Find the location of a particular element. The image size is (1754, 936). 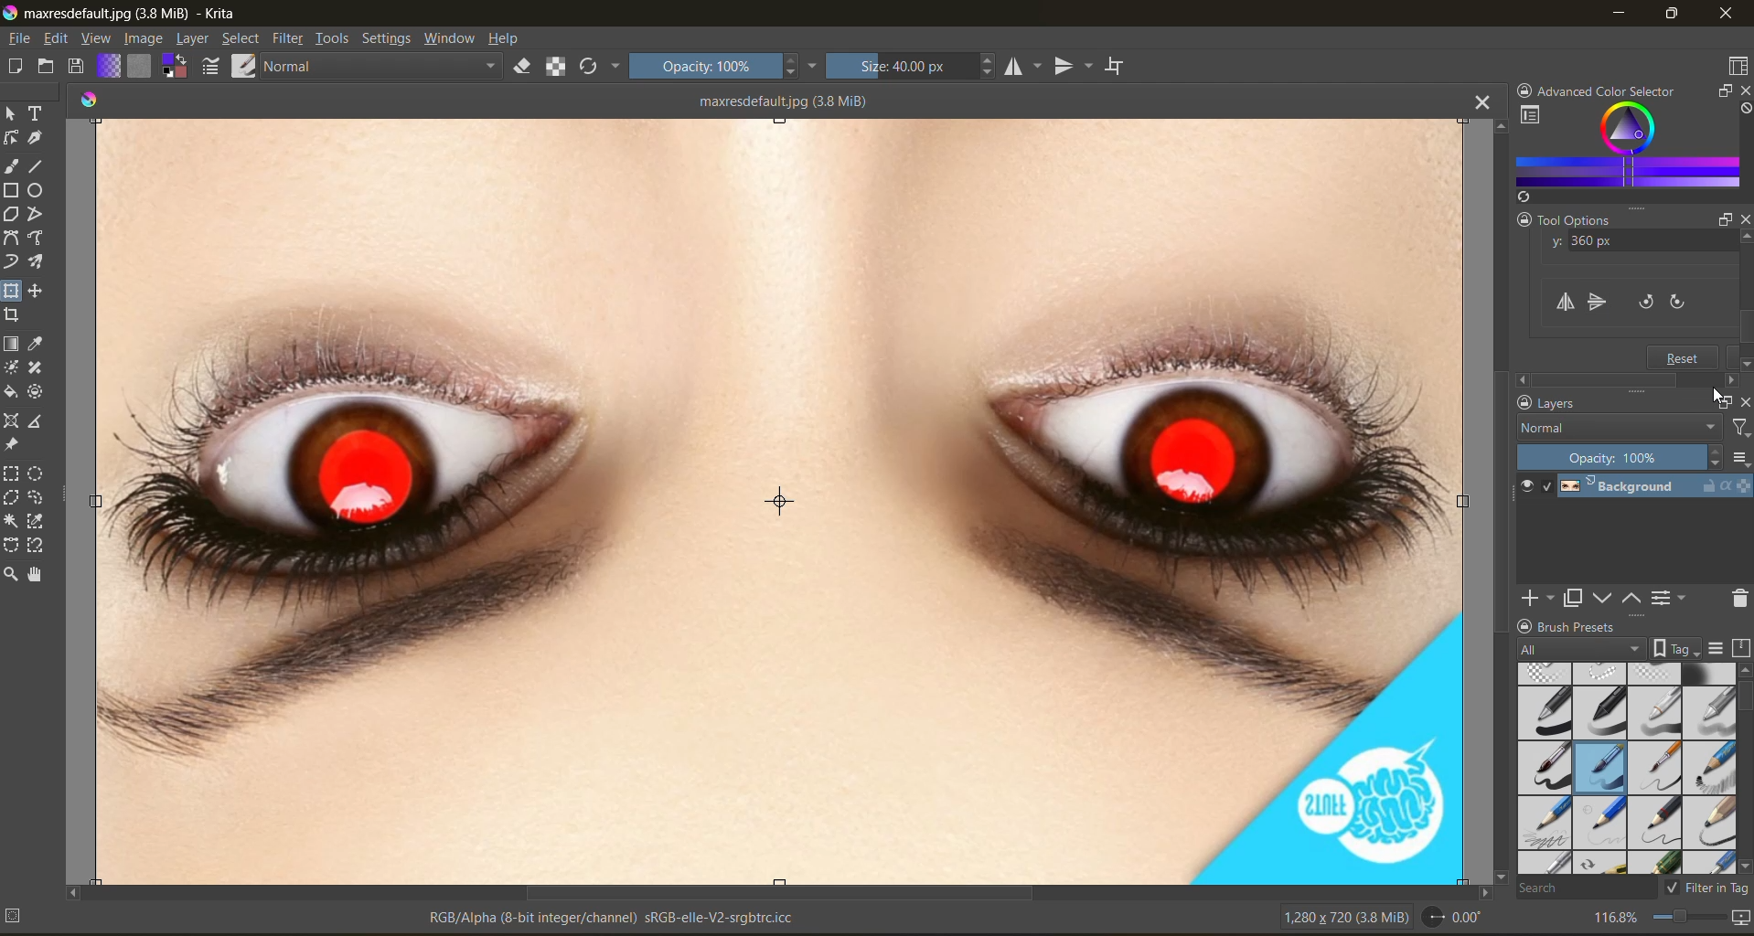

save is located at coordinates (81, 65).